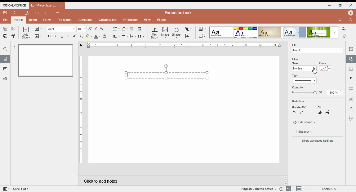 Image resolution: width=356 pixels, height=192 pixels. Describe the element at coordinates (304, 69) in the screenshot. I see `line size` at that location.